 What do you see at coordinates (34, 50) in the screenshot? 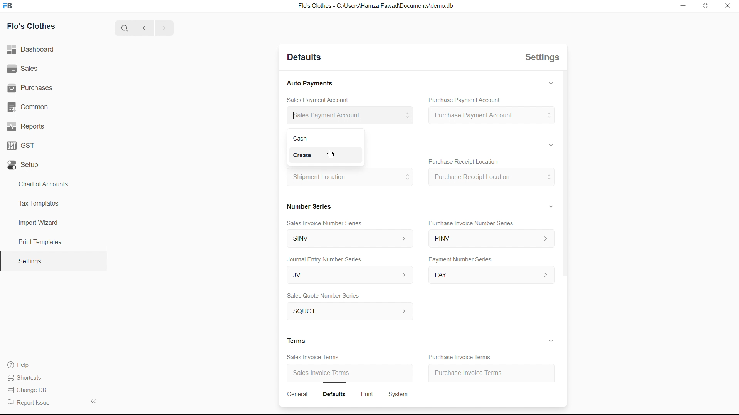
I see `Dashboard` at bounding box center [34, 50].